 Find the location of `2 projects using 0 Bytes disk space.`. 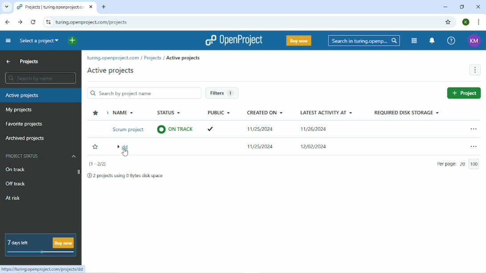

2 projects using 0 Bytes disk space. is located at coordinates (126, 176).